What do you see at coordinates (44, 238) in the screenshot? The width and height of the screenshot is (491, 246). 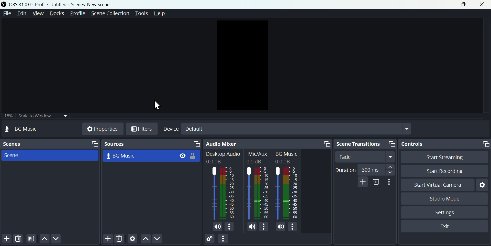 I see `Move up` at bounding box center [44, 238].